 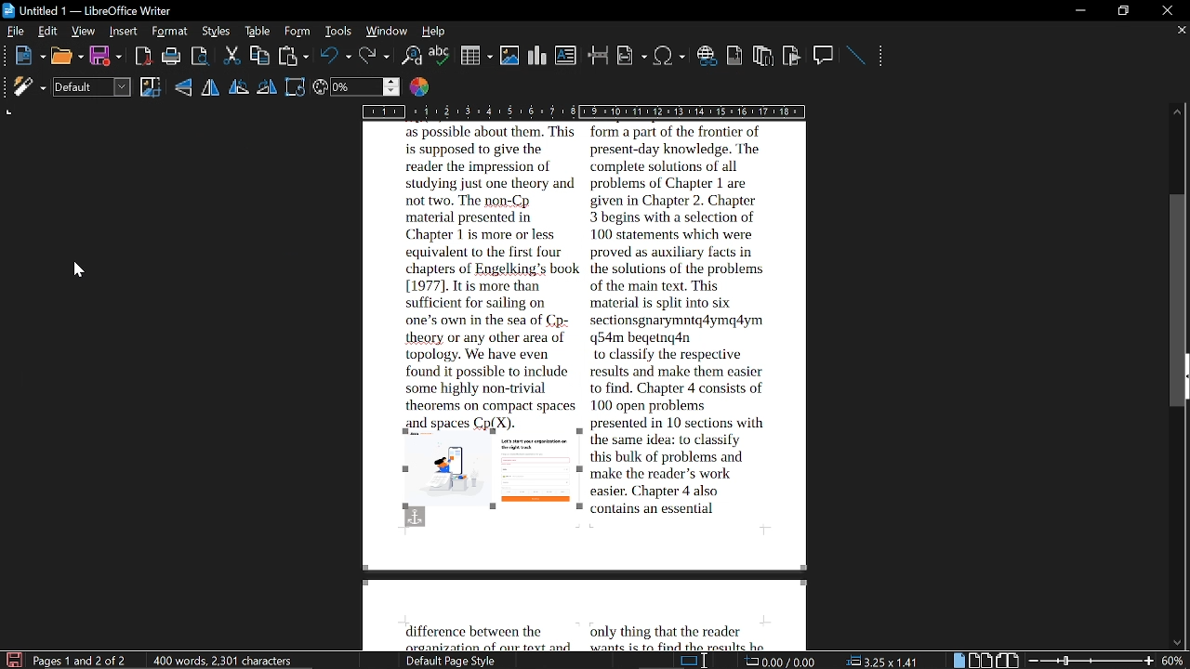 What do you see at coordinates (151, 88) in the screenshot?
I see `crop` at bounding box center [151, 88].